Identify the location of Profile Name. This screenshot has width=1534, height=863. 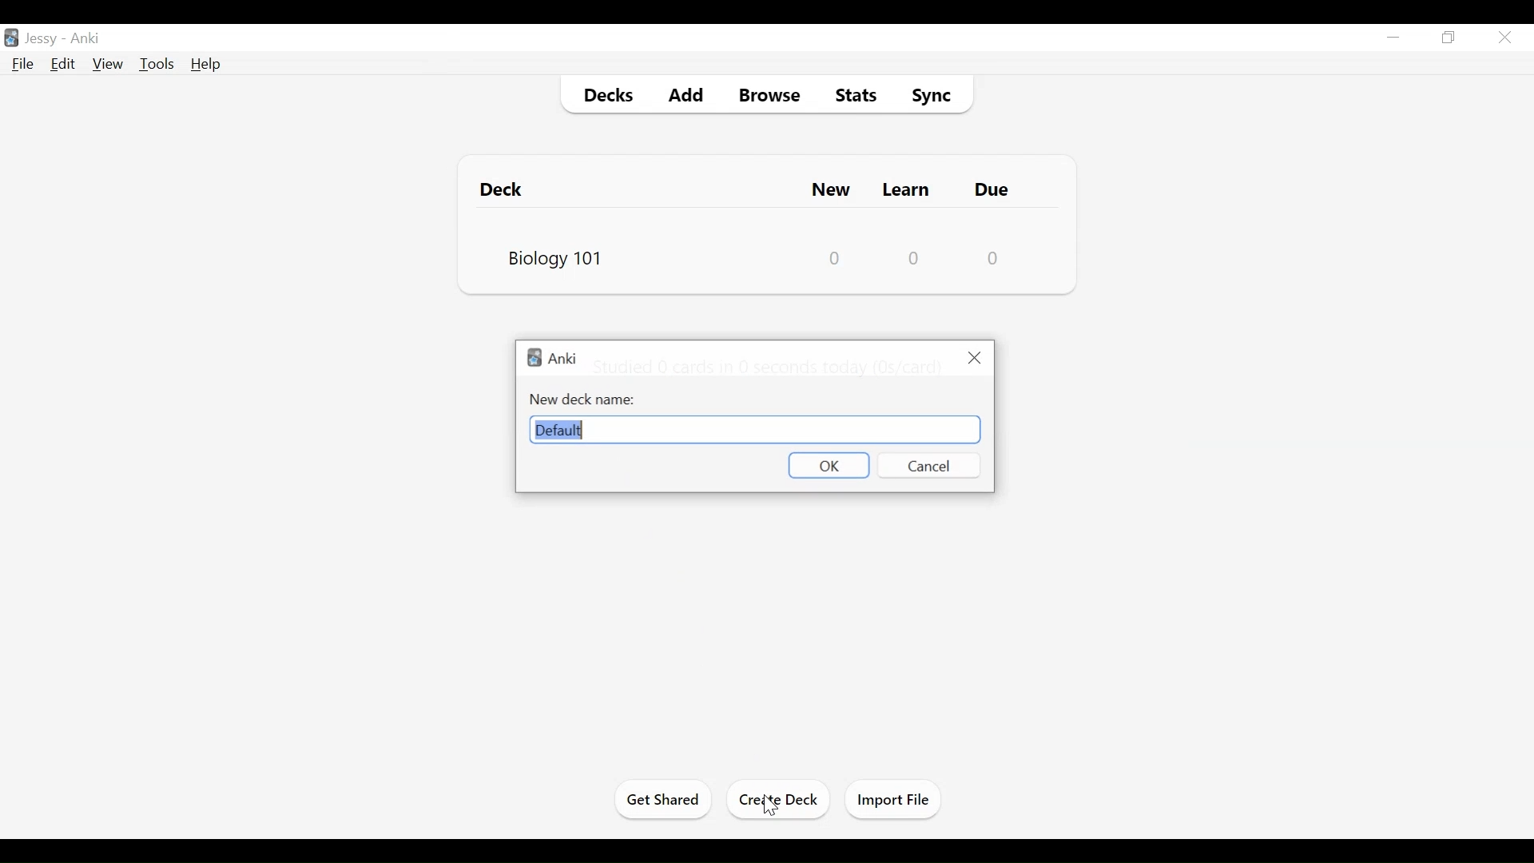
(42, 37).